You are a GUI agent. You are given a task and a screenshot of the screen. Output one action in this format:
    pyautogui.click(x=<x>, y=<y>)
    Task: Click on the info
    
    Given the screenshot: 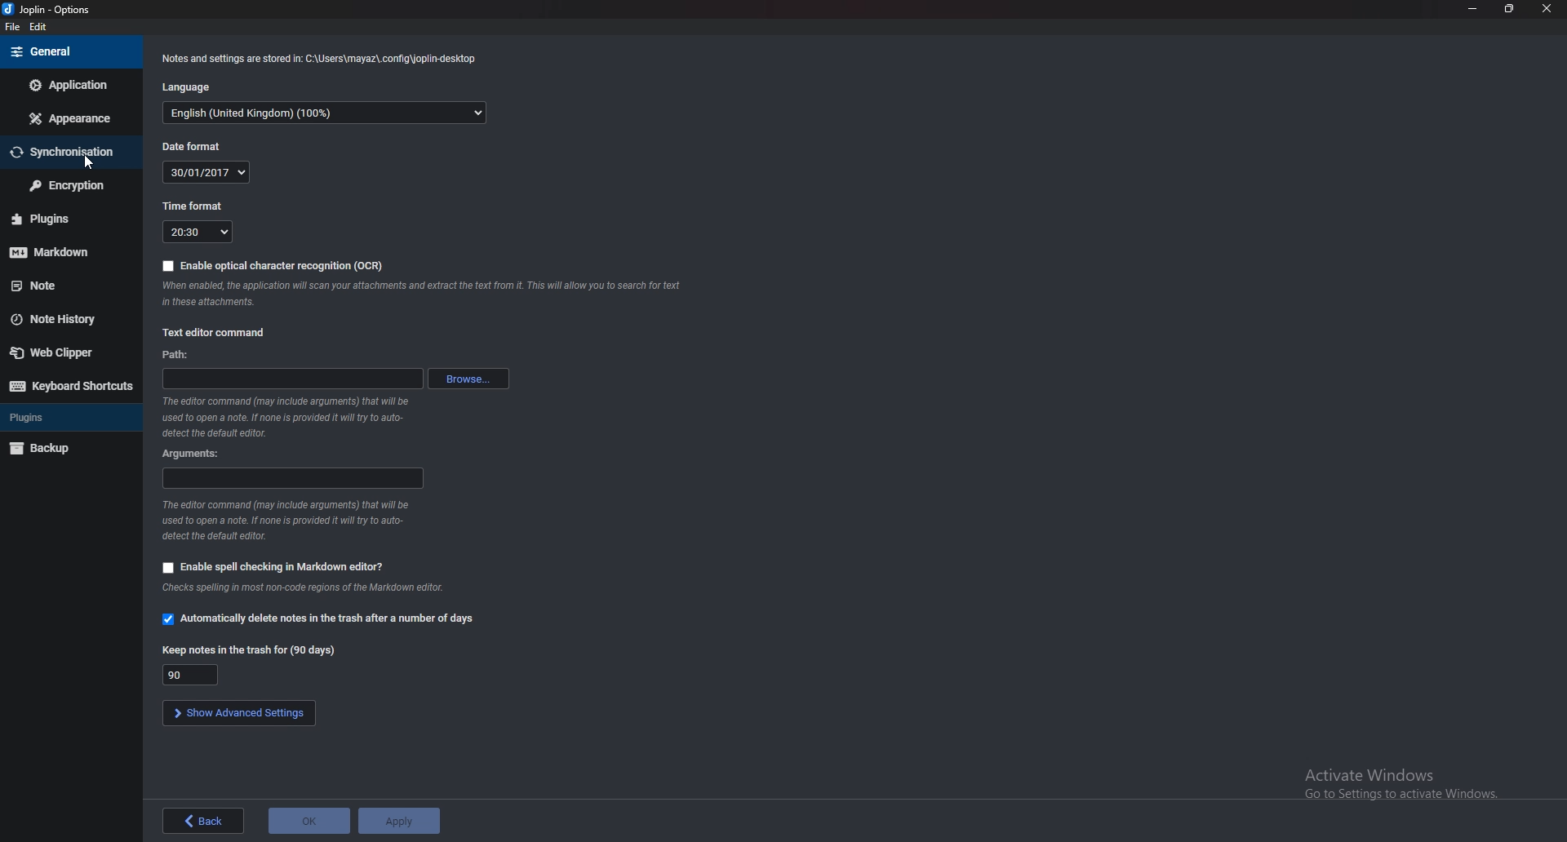 What is the action you would take?
    pyautogui.click(x=301, y=588)
    